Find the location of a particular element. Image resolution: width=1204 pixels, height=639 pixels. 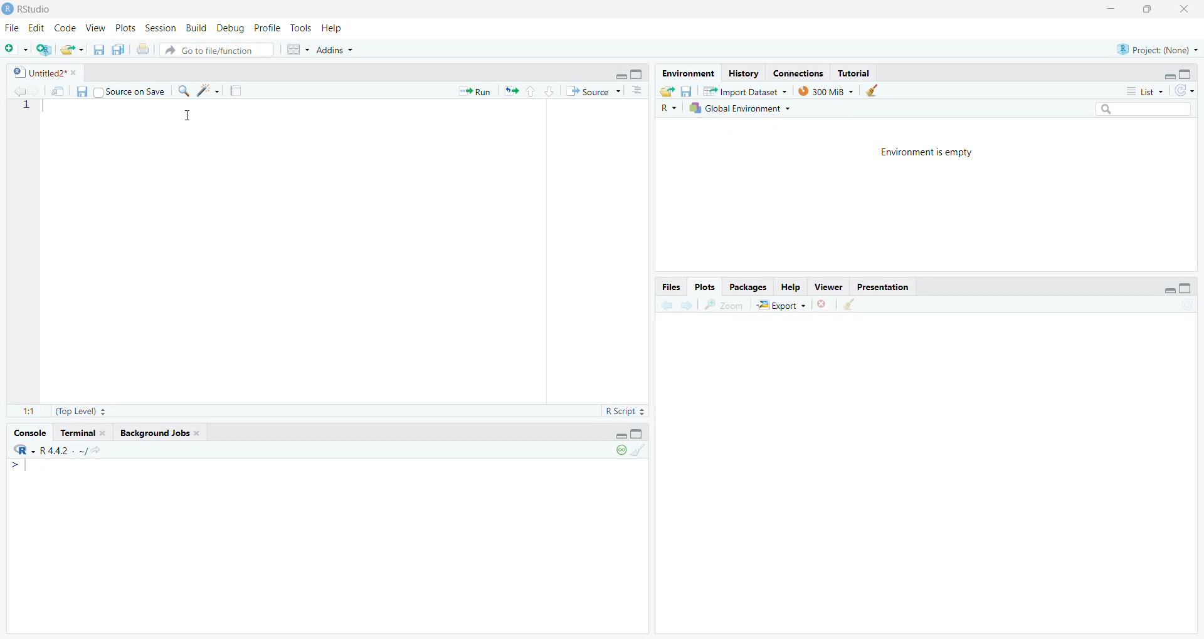

View is located at coordinates (93, 29).